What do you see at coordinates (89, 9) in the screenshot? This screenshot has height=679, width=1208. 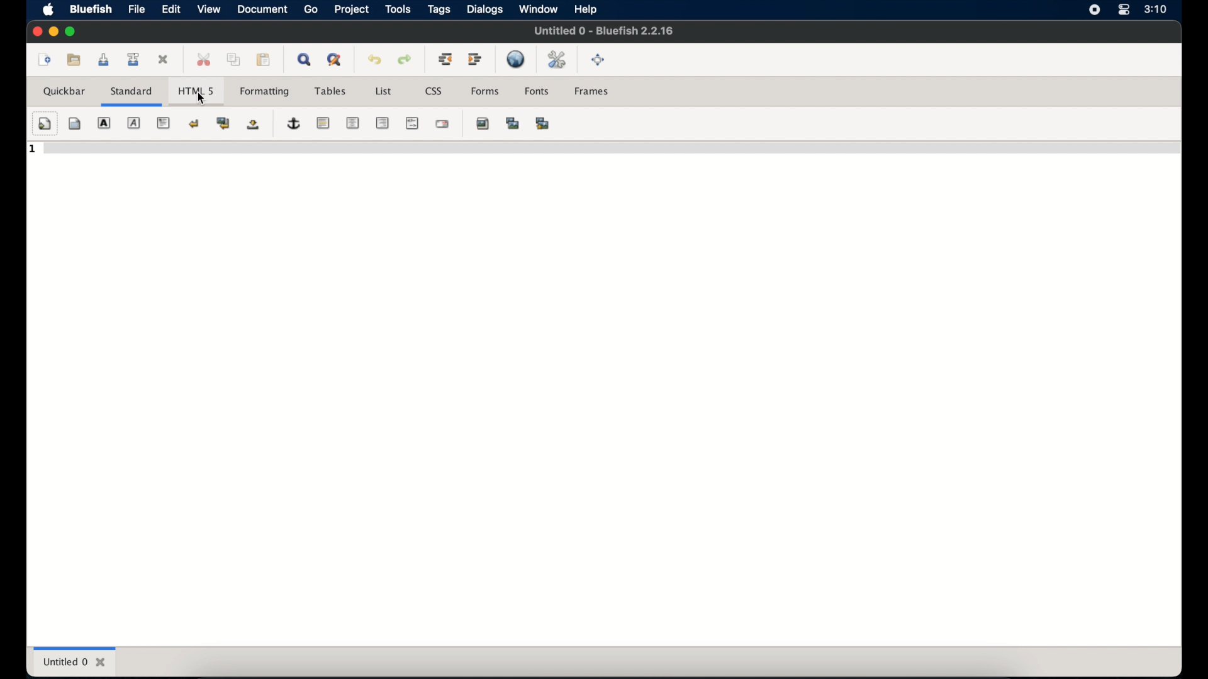 I see `bluefish` at bounding box center [89, 9].